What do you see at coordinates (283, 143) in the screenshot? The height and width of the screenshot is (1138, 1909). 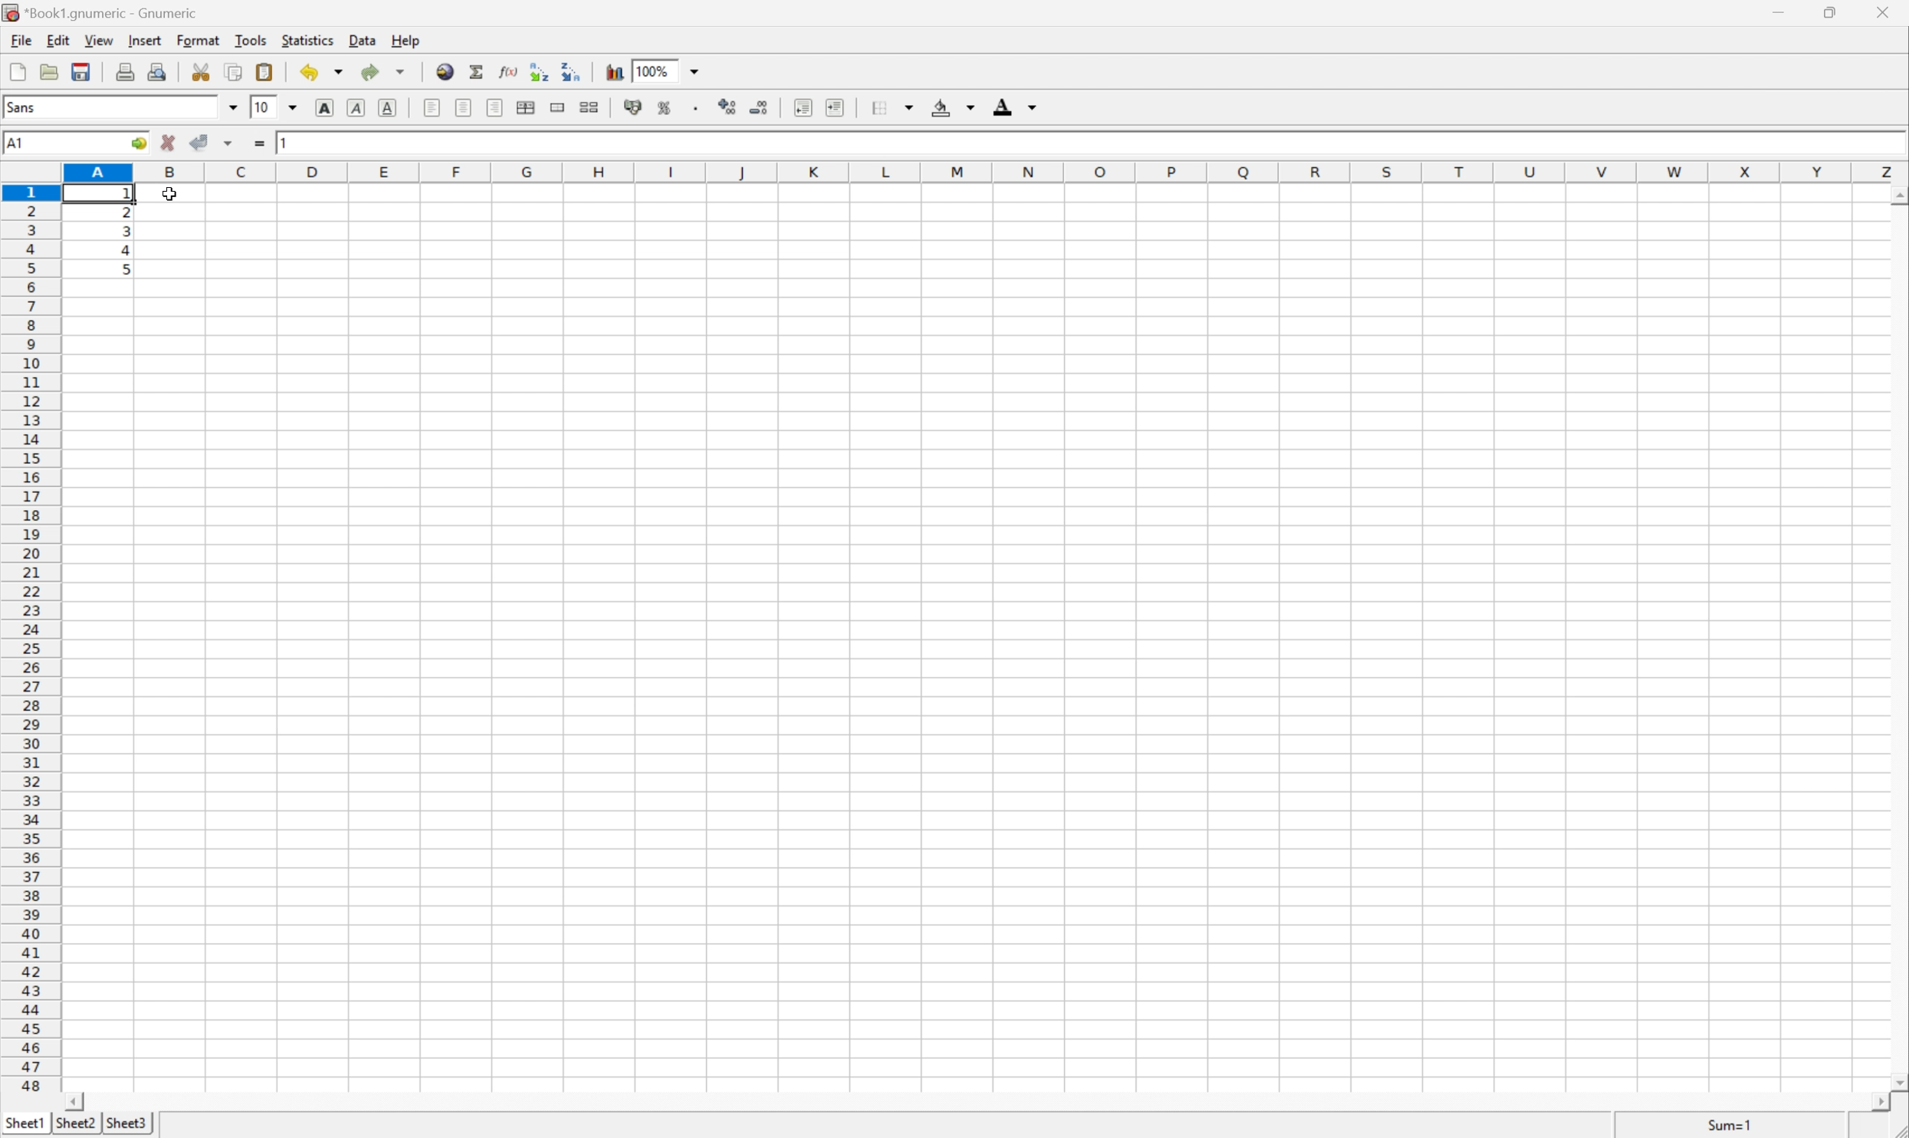 I see `1` at bounding box center [283, 143].